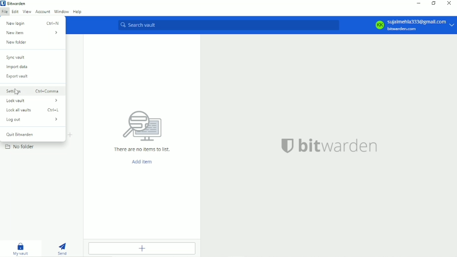 The image size is (457, 257). I want to click on New item, so click(32, 33).